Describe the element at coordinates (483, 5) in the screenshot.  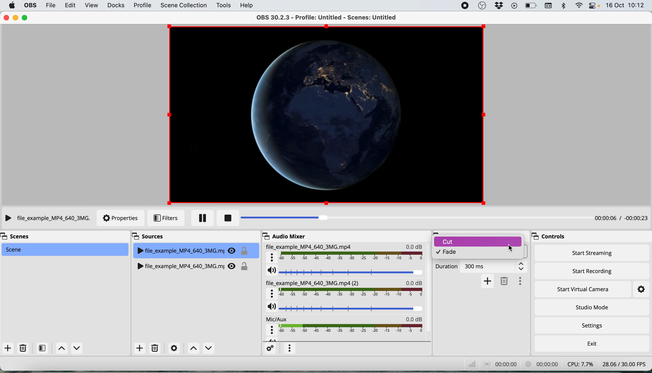
I see `obs` at that location.